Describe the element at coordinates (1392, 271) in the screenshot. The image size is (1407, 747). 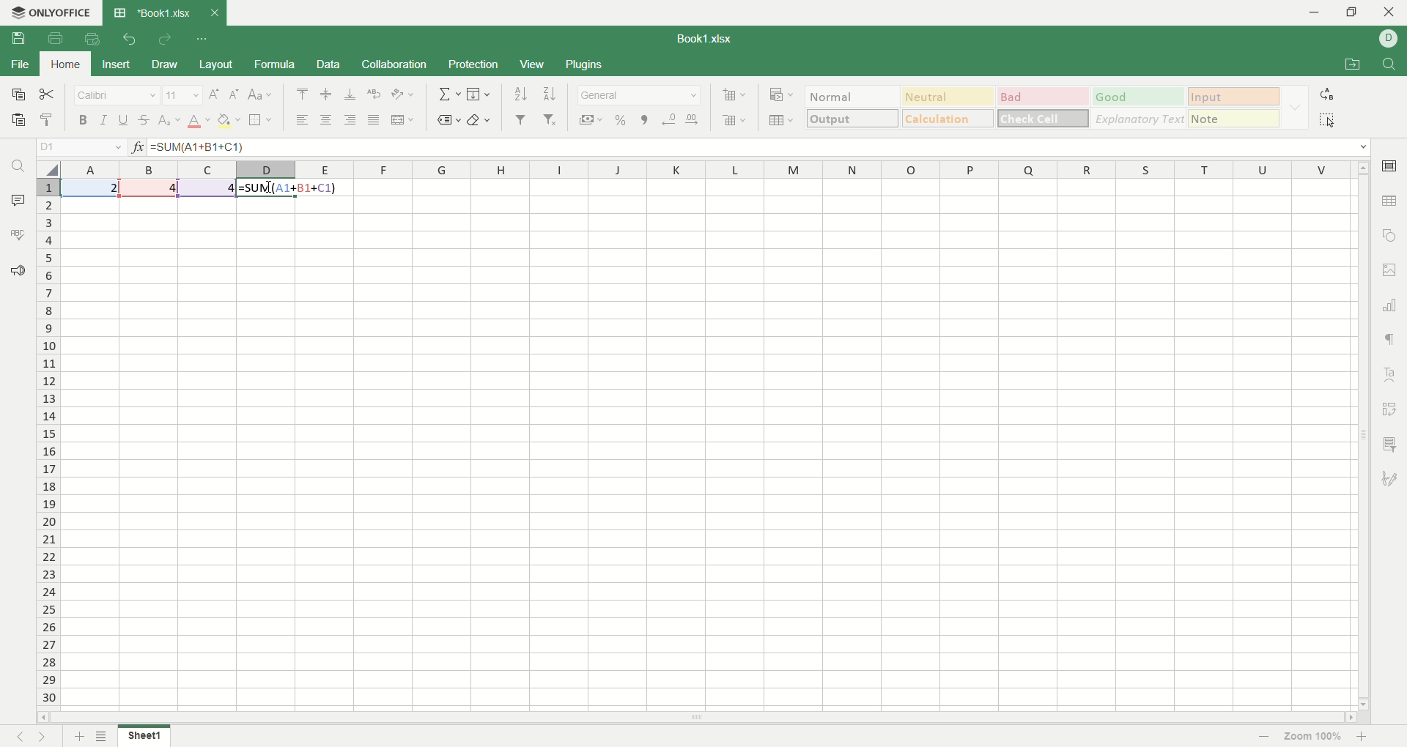
I see `image settings` at that location.